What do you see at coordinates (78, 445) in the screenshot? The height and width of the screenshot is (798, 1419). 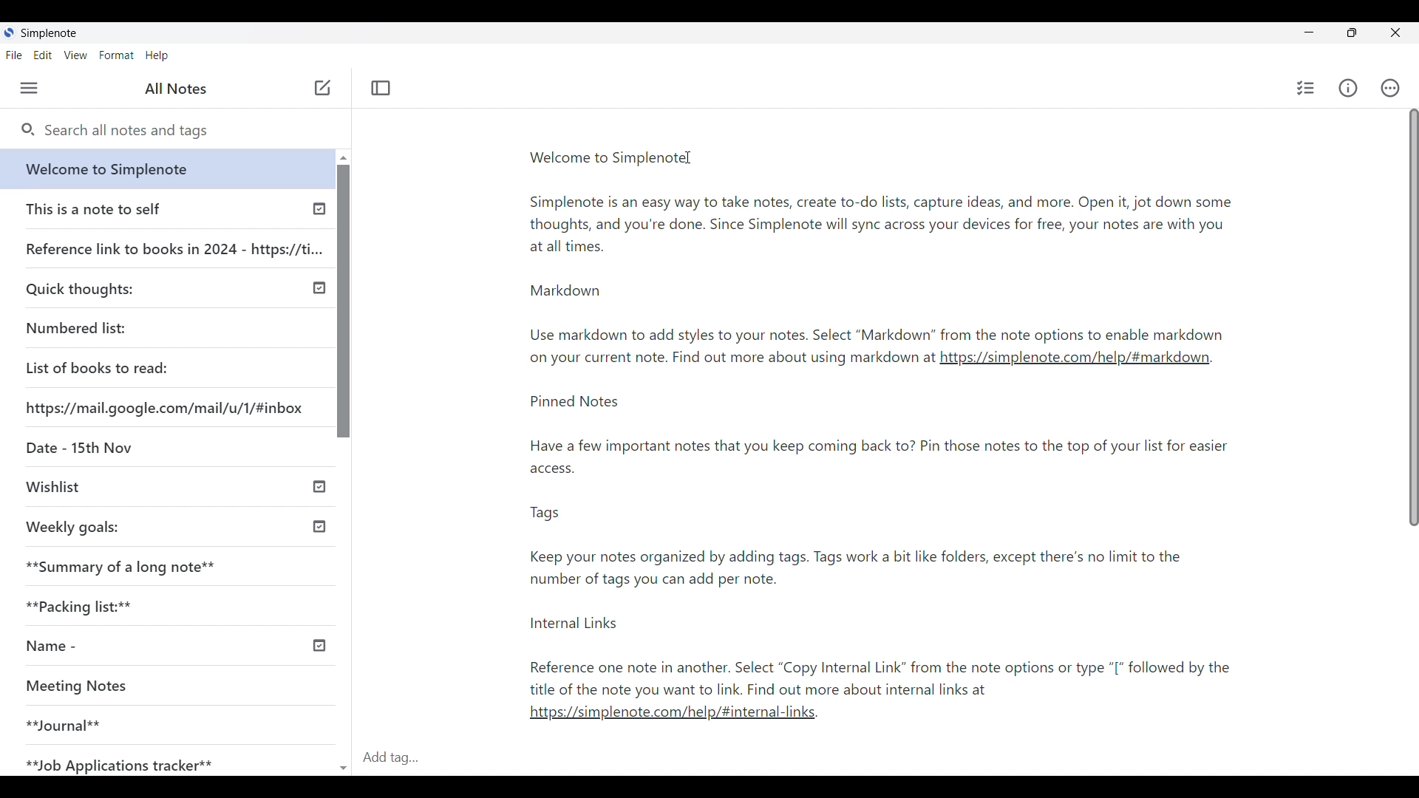 I see `Date` at bounding box center [78, 445].